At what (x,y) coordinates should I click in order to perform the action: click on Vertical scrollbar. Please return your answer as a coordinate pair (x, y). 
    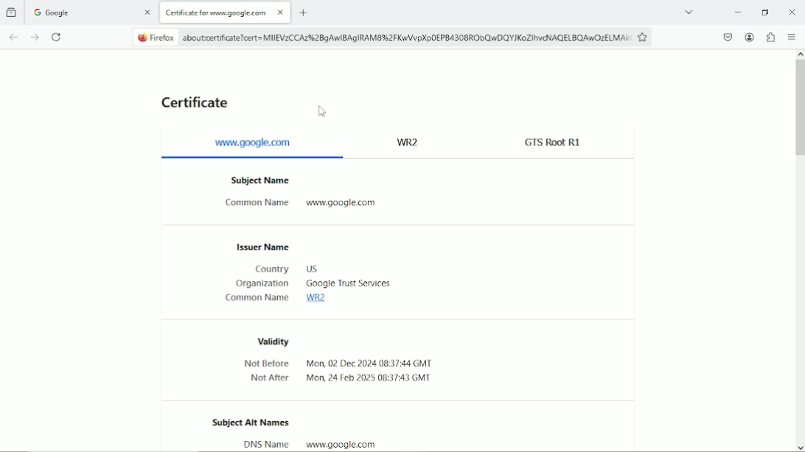
    Looking at the image, I should click on (800, 107).